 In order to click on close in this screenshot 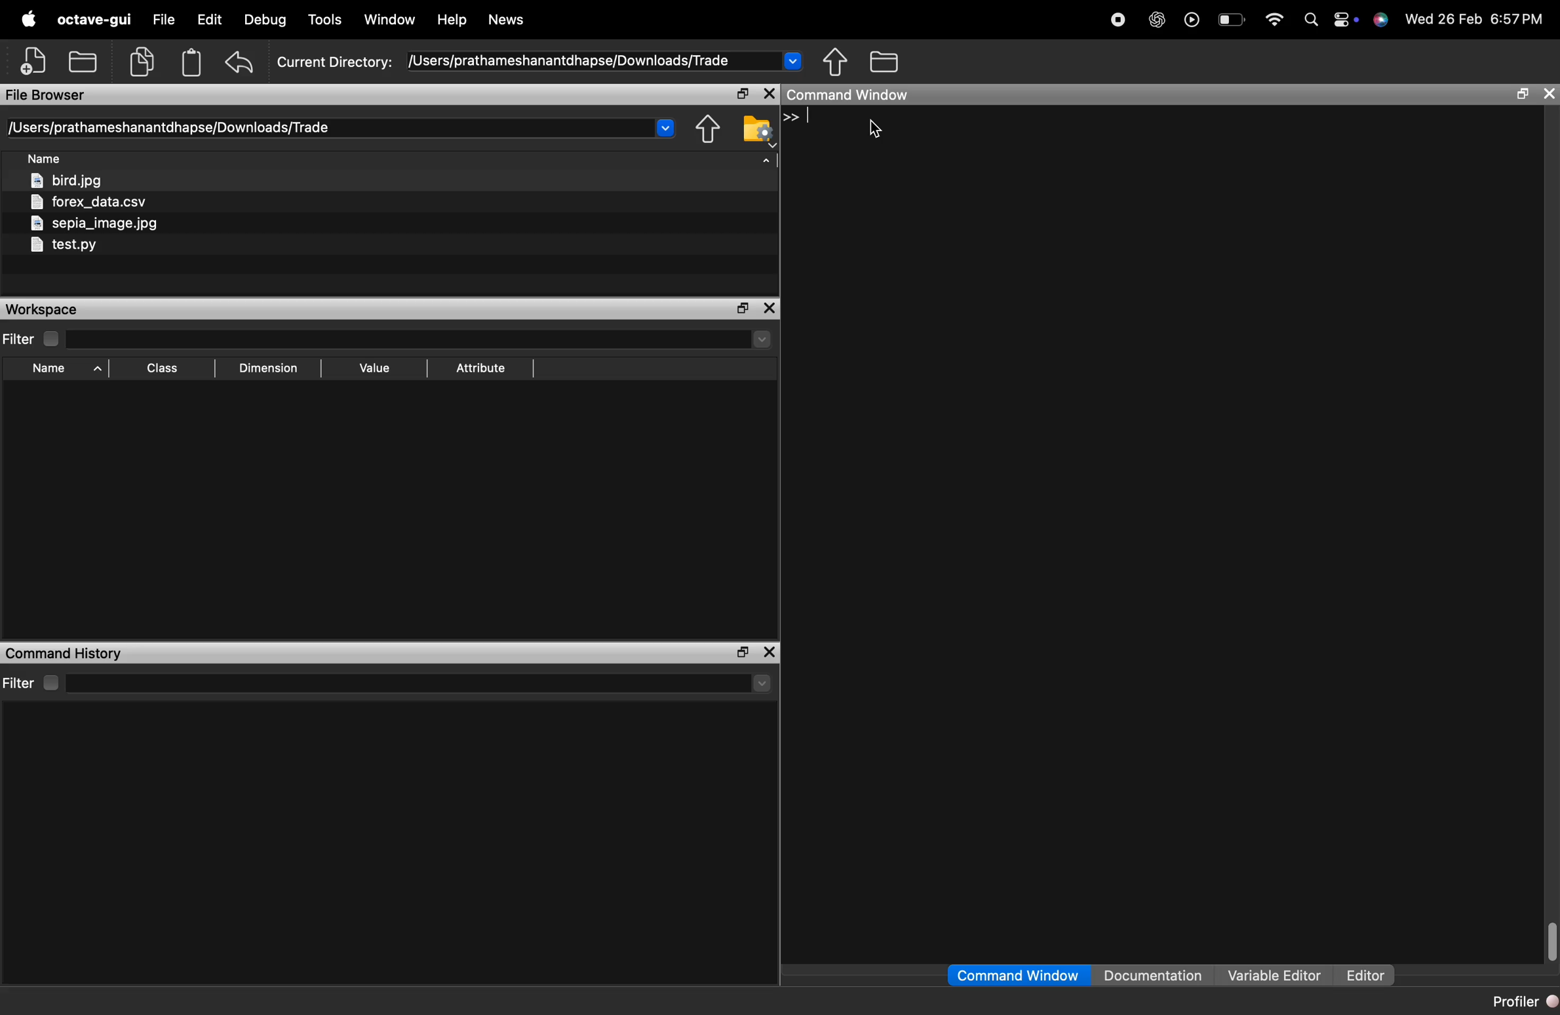, I will do `click(1550, 94)`.